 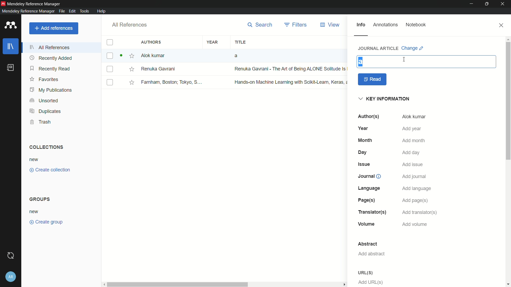 I want to click on authors, so click(x=368, y=116).